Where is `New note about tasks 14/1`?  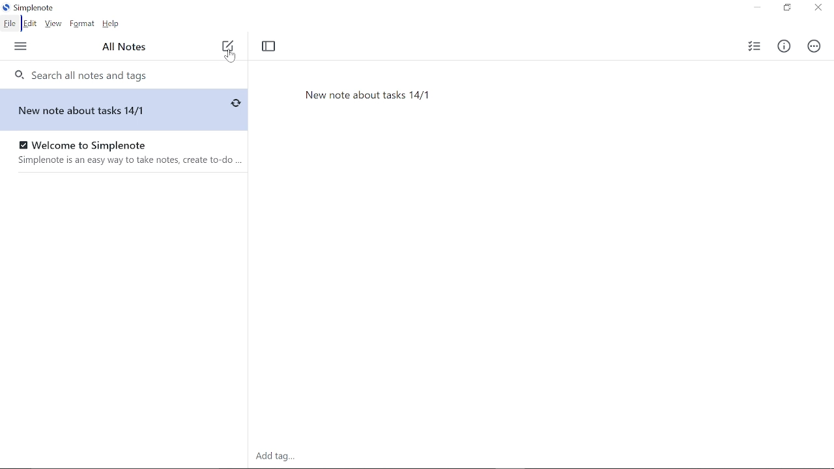 New note about tasks 14/1 is located at coordinates (528, 115).